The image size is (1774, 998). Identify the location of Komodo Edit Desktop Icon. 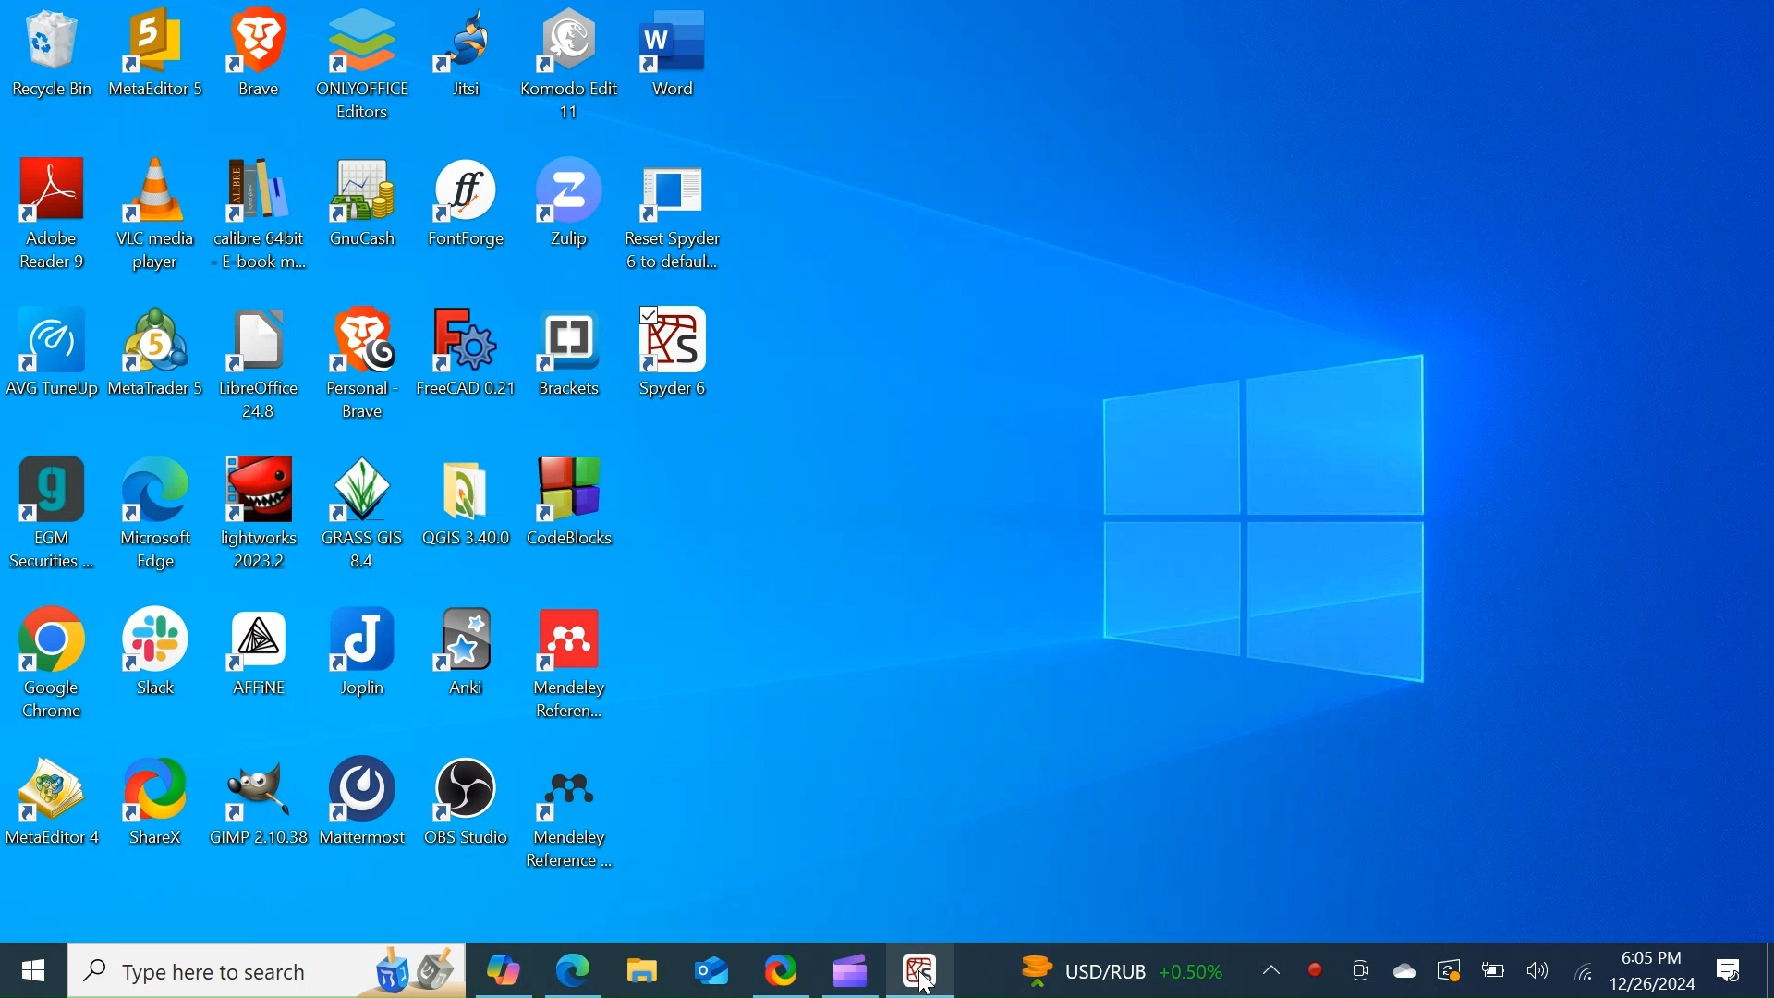
(572, 65).